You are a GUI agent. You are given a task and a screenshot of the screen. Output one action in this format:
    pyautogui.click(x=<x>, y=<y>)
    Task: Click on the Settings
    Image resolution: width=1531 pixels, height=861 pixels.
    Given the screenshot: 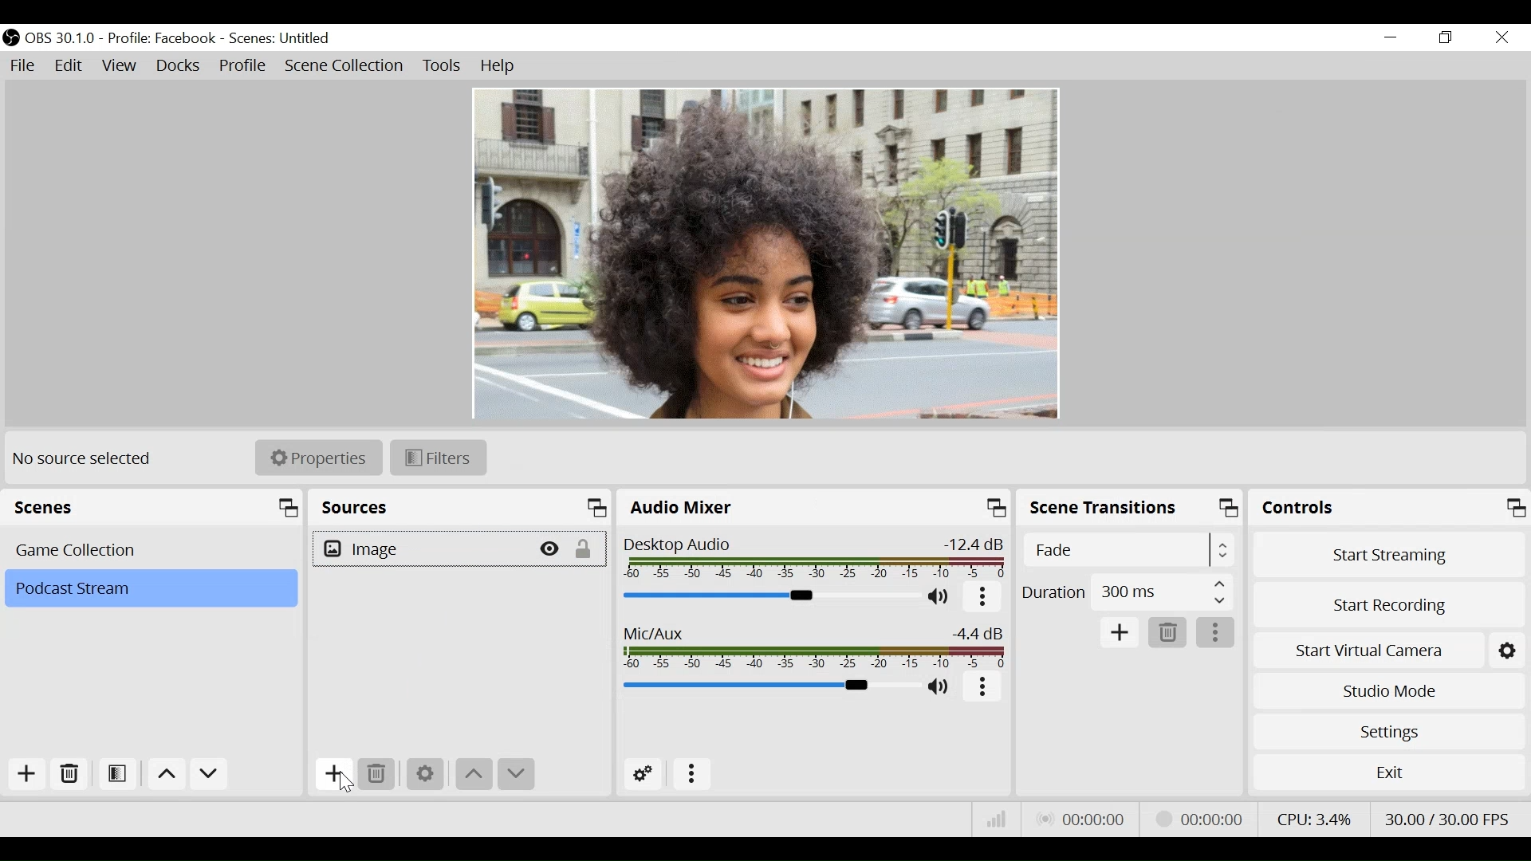 What is the action you would take?
    pyautogui.click(x=1388, y=731)
    